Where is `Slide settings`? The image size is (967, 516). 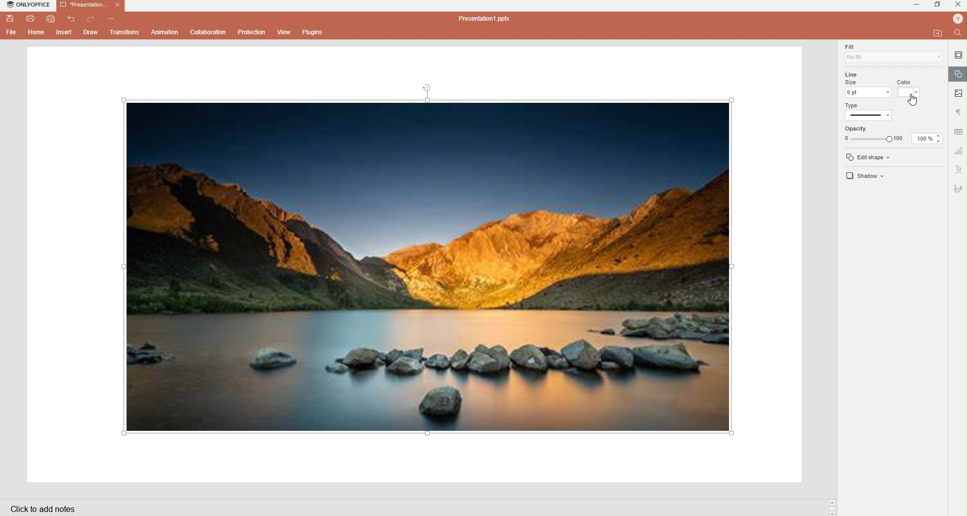
Slide settings is located at coordinates (959, 55).